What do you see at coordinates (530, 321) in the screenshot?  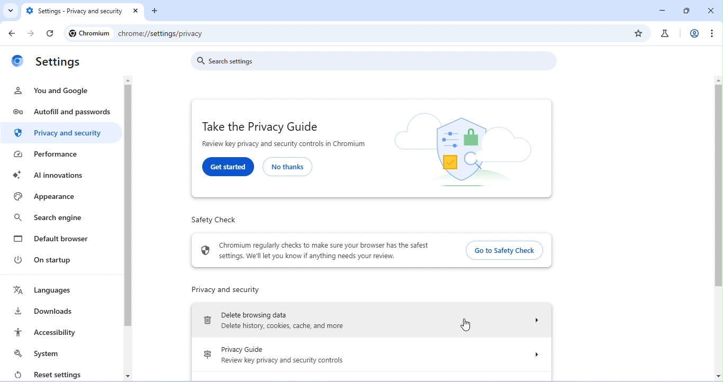 I see `drop down` at bounding box center [530, 321].